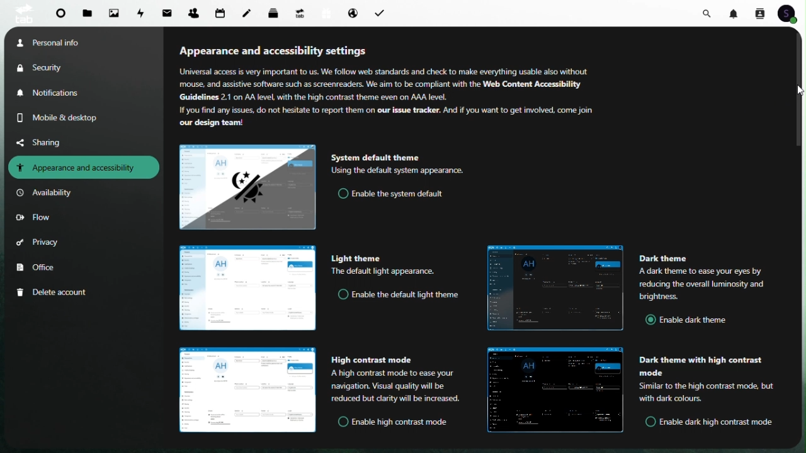 Image resolution: width=806 pixels, height=453 pixels. I want to click on Web Content Accessibility, so click(535, 84).